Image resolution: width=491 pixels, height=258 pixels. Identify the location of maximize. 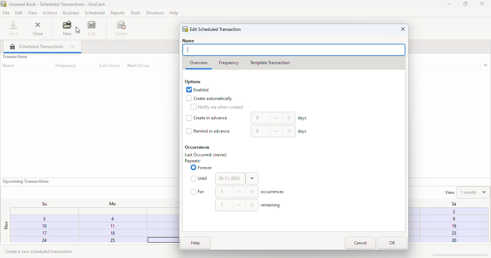
(465, 4).